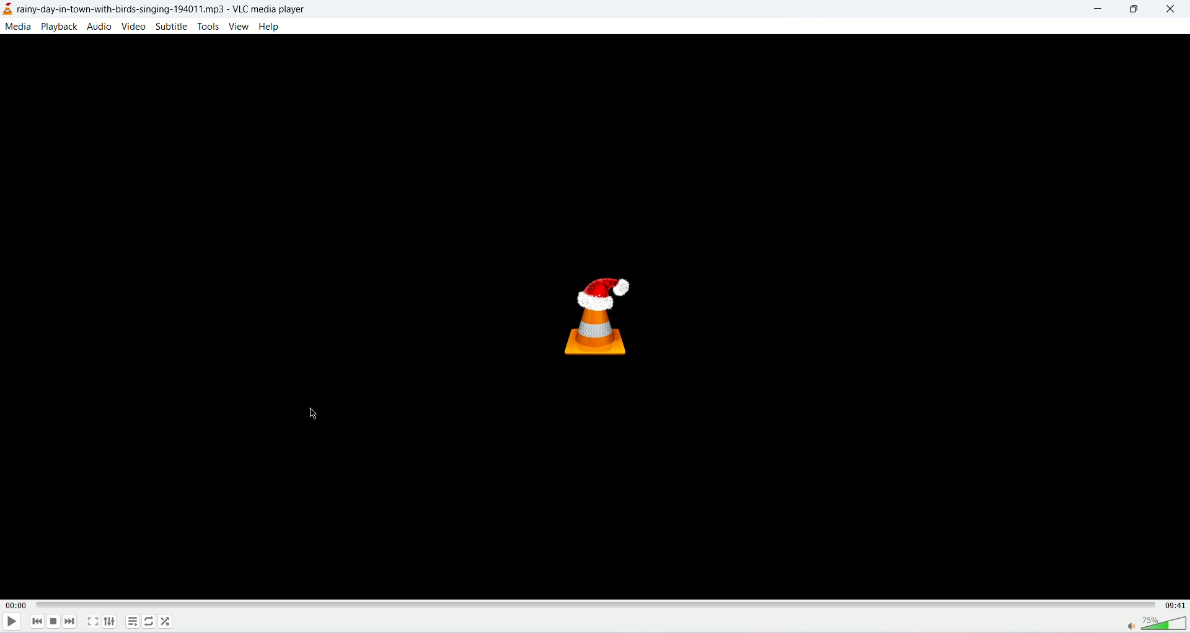  What do you see at coordinates (208, 27) in the screenshot?
I see `tools` at bounding box center [208, 27].